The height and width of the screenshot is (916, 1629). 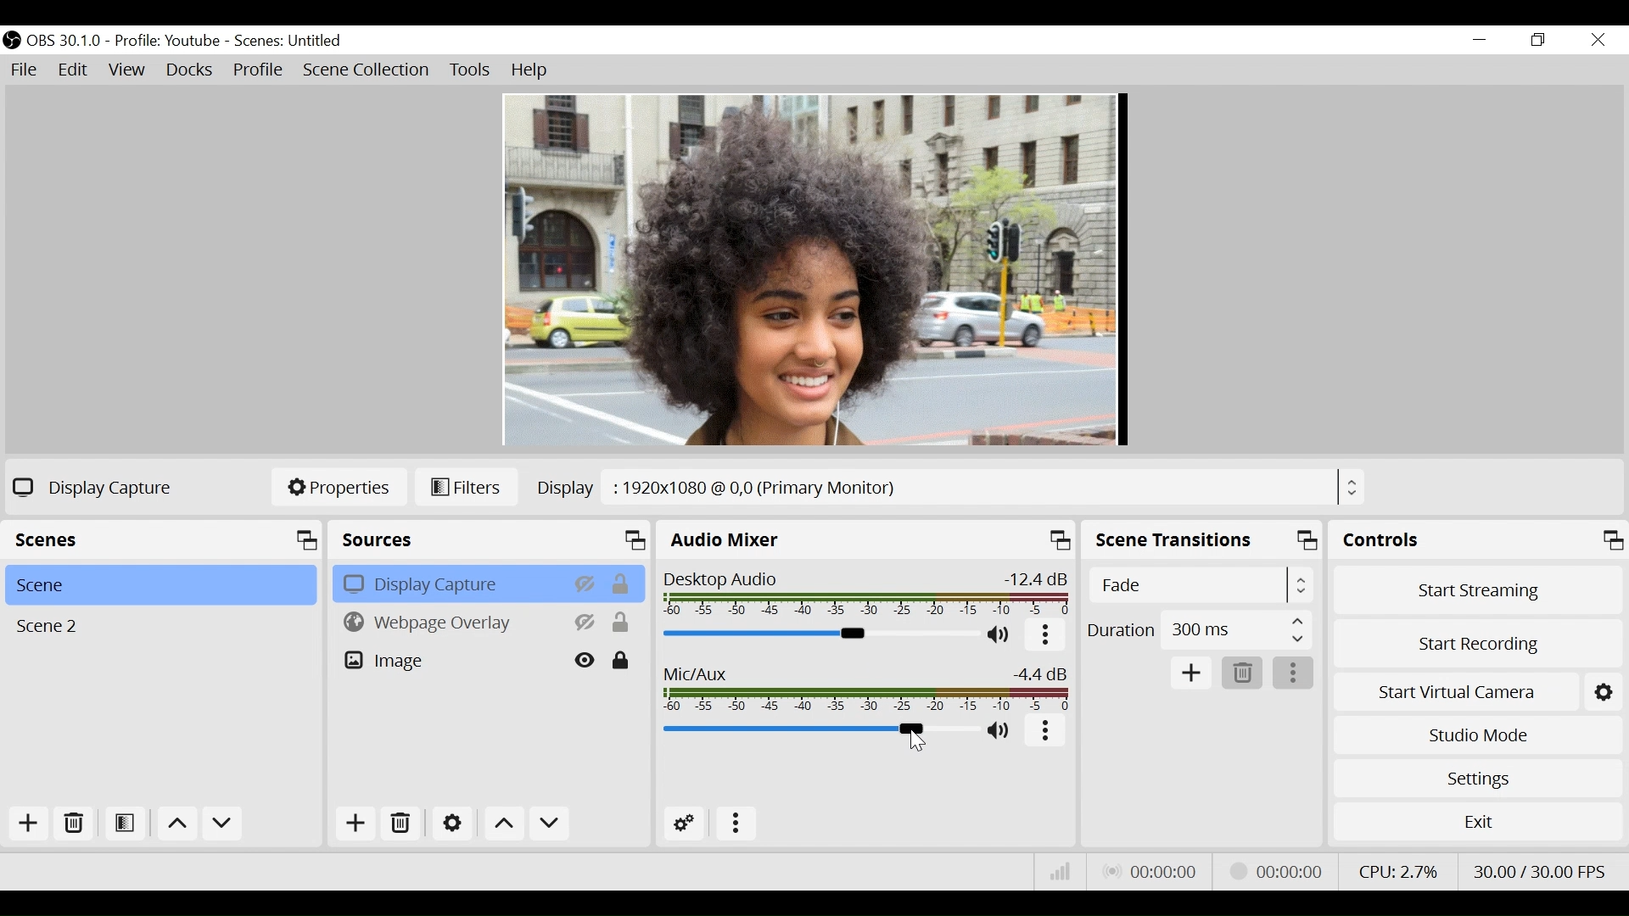 What do you see at coordinates (551, 824) in the screenshot?
I see `Move down` at bounding box center [551, 824].